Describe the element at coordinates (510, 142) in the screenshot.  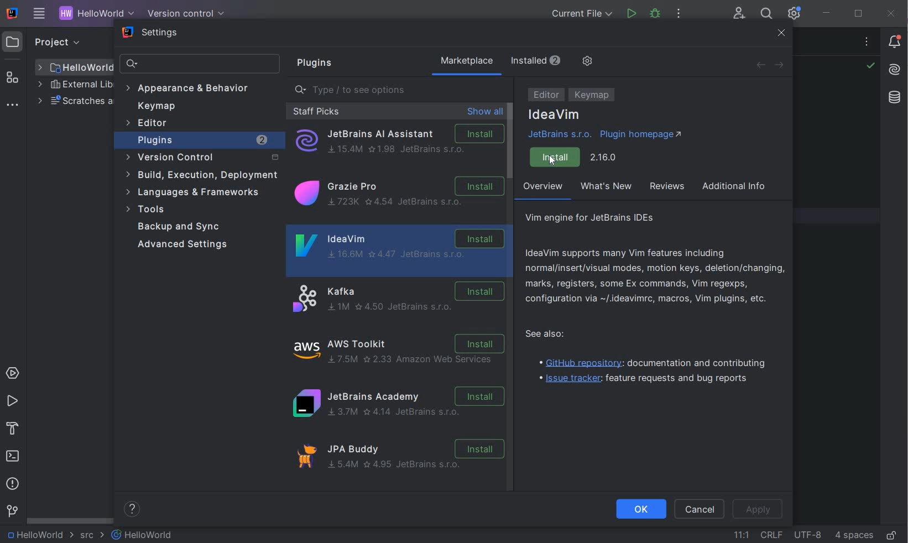
I see `scrollbar` at that location.